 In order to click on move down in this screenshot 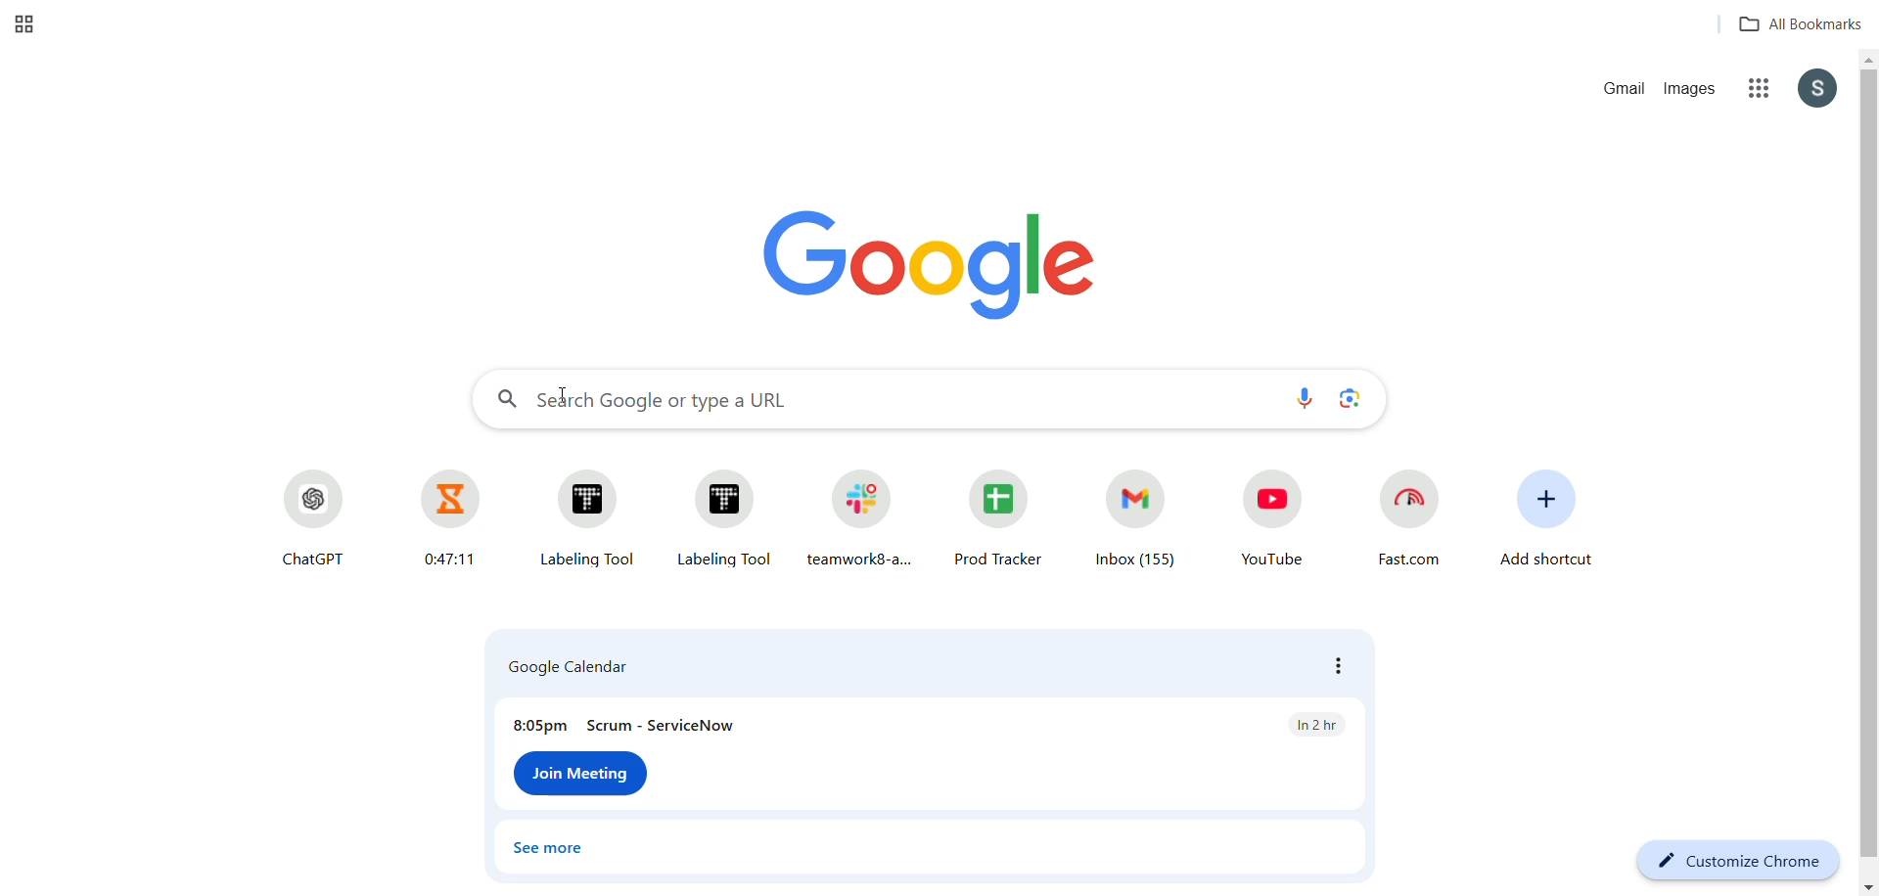, I will do `click(1865, 886)`.